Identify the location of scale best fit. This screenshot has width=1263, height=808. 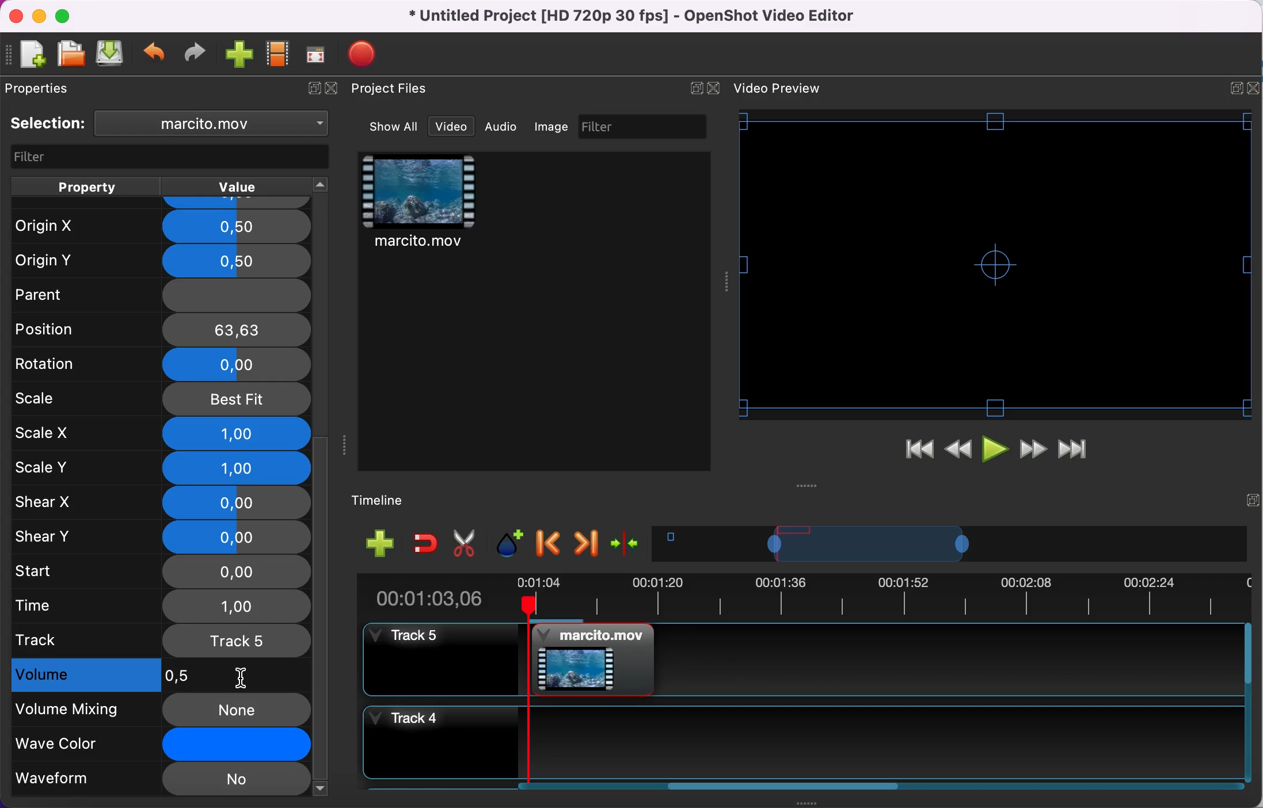
(162, 400).